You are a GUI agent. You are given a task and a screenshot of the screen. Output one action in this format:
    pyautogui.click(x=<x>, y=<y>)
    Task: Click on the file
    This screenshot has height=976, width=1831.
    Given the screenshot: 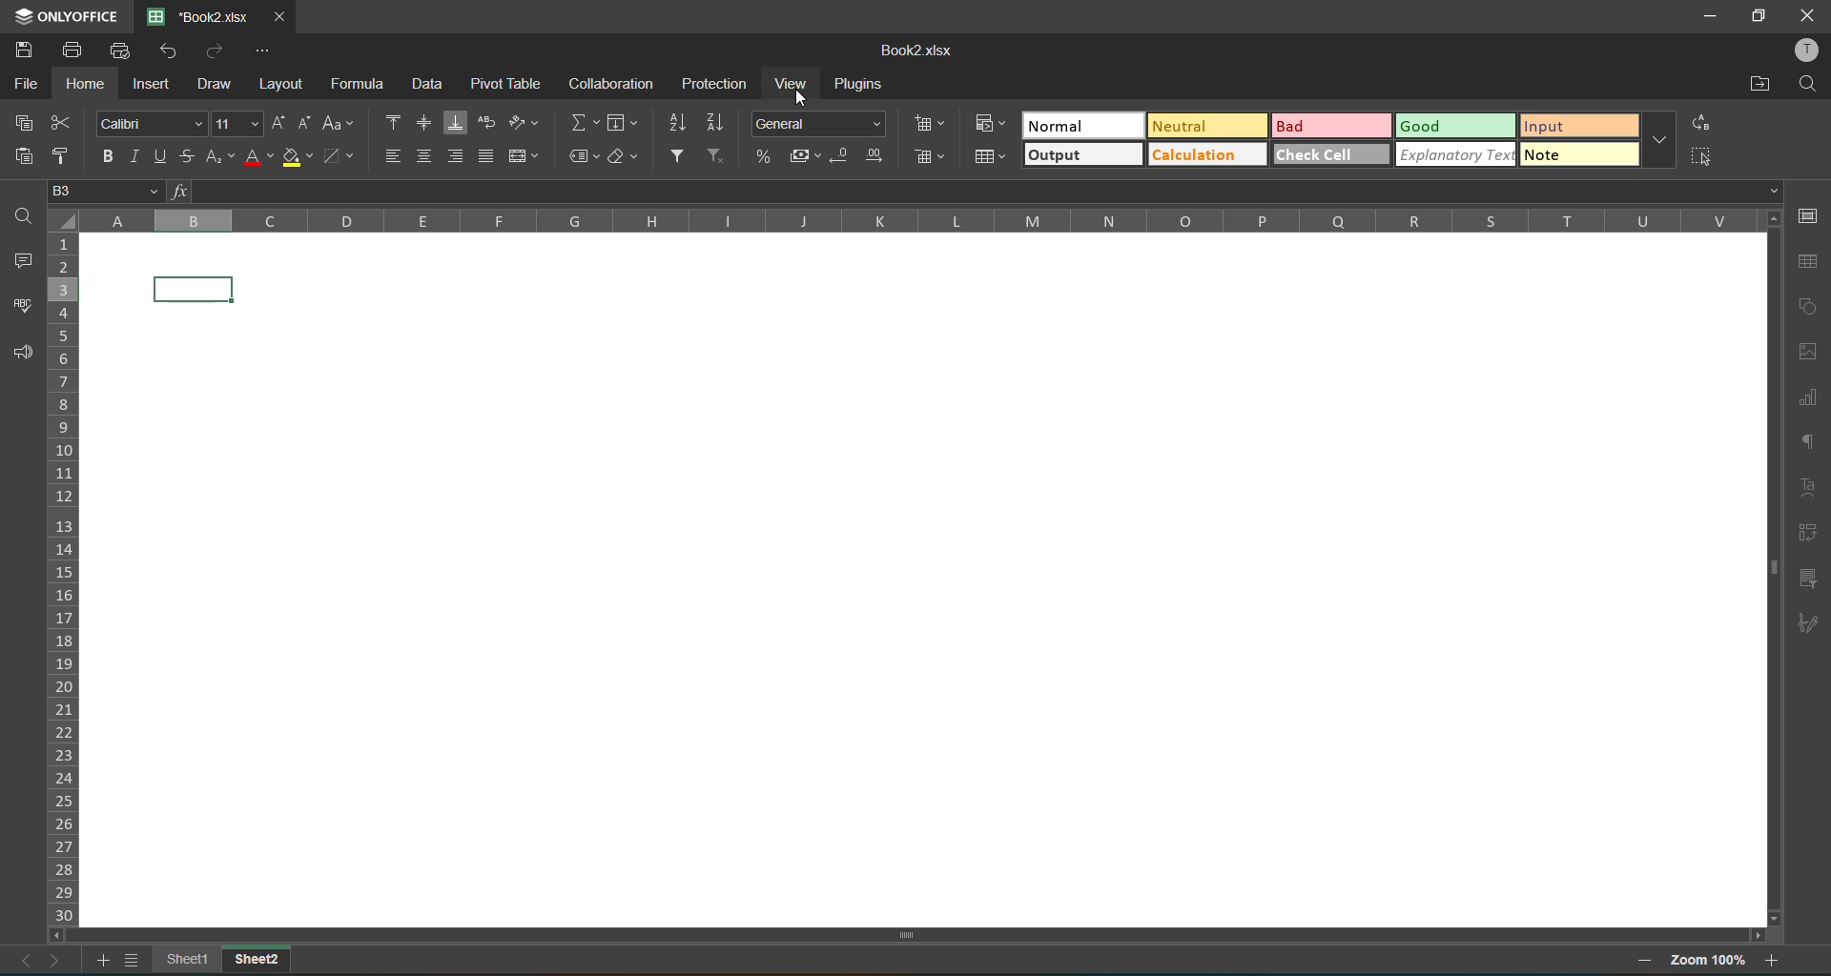 What is the action you would take?
    pyautogui.click(x=31, y=86)
    